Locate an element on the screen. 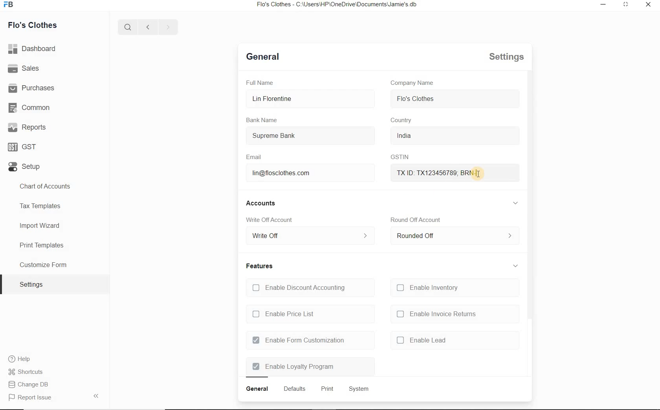  flo's clothes is located at coordinates (416, 99).